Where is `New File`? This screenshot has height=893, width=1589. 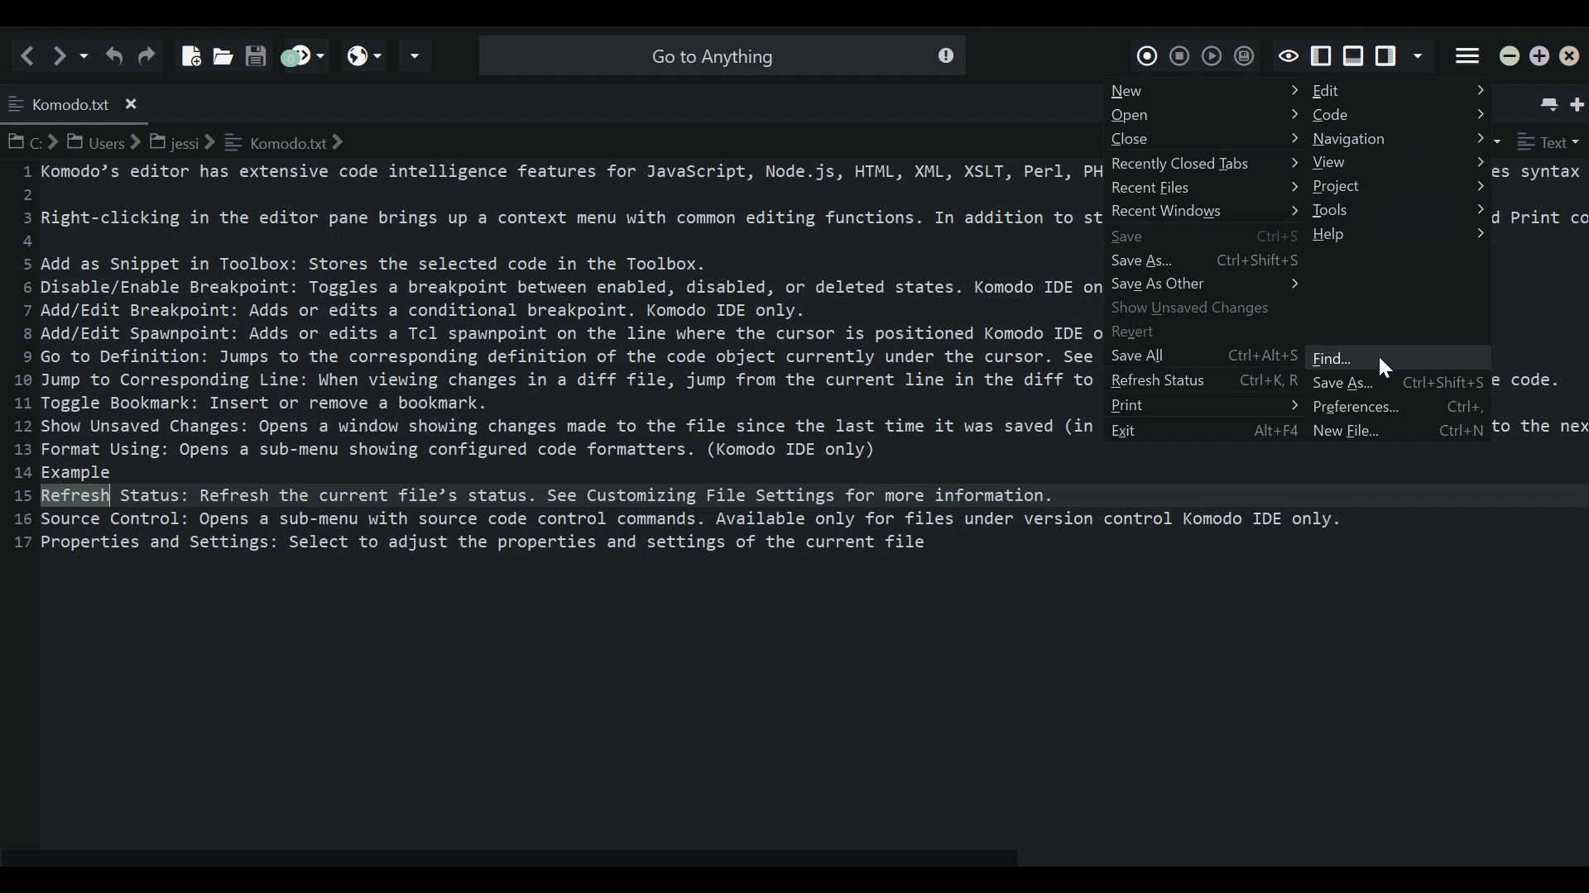
New File is located at coordinates (1335, 429).